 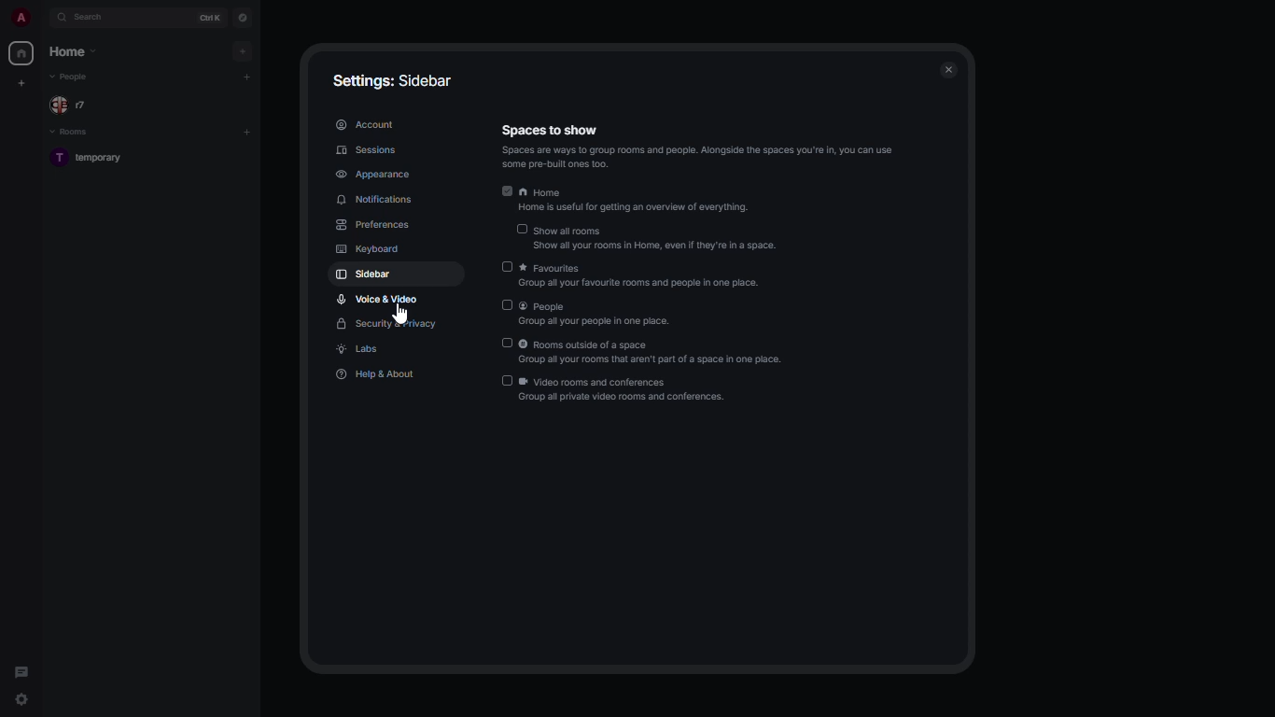 What do you see at coordinates (642, 203) in the screenshot?
I see `home` at bounding box center [642, 203].